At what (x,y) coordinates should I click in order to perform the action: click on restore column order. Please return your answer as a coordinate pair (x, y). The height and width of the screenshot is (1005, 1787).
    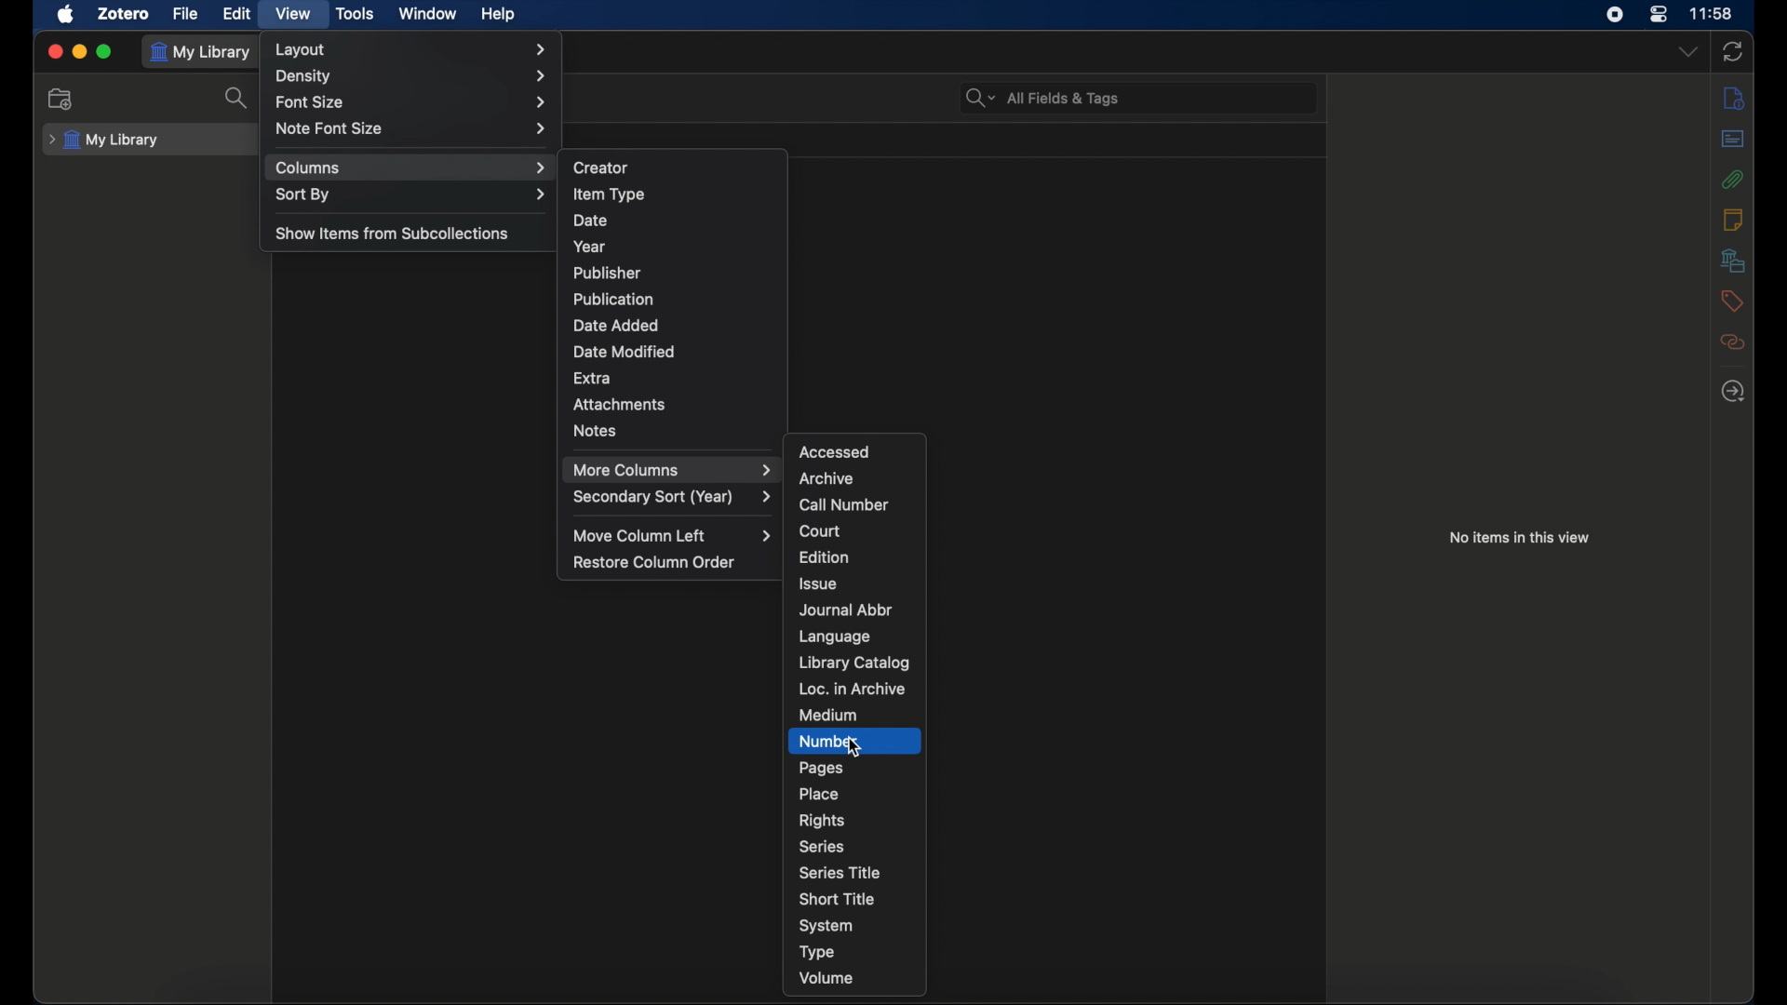
    Looking at the image, I should click on (655, 563).